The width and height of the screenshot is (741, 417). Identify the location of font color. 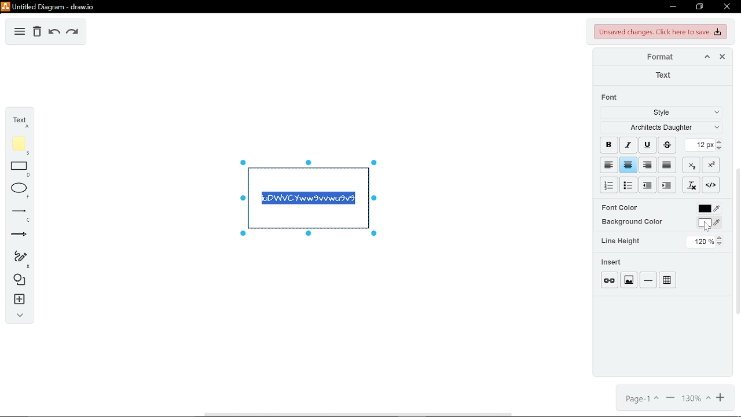
(710, 209).